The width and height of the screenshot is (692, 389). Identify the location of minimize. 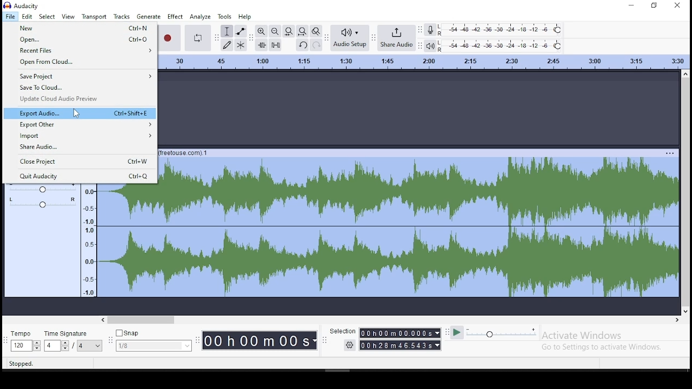
(630, 5).